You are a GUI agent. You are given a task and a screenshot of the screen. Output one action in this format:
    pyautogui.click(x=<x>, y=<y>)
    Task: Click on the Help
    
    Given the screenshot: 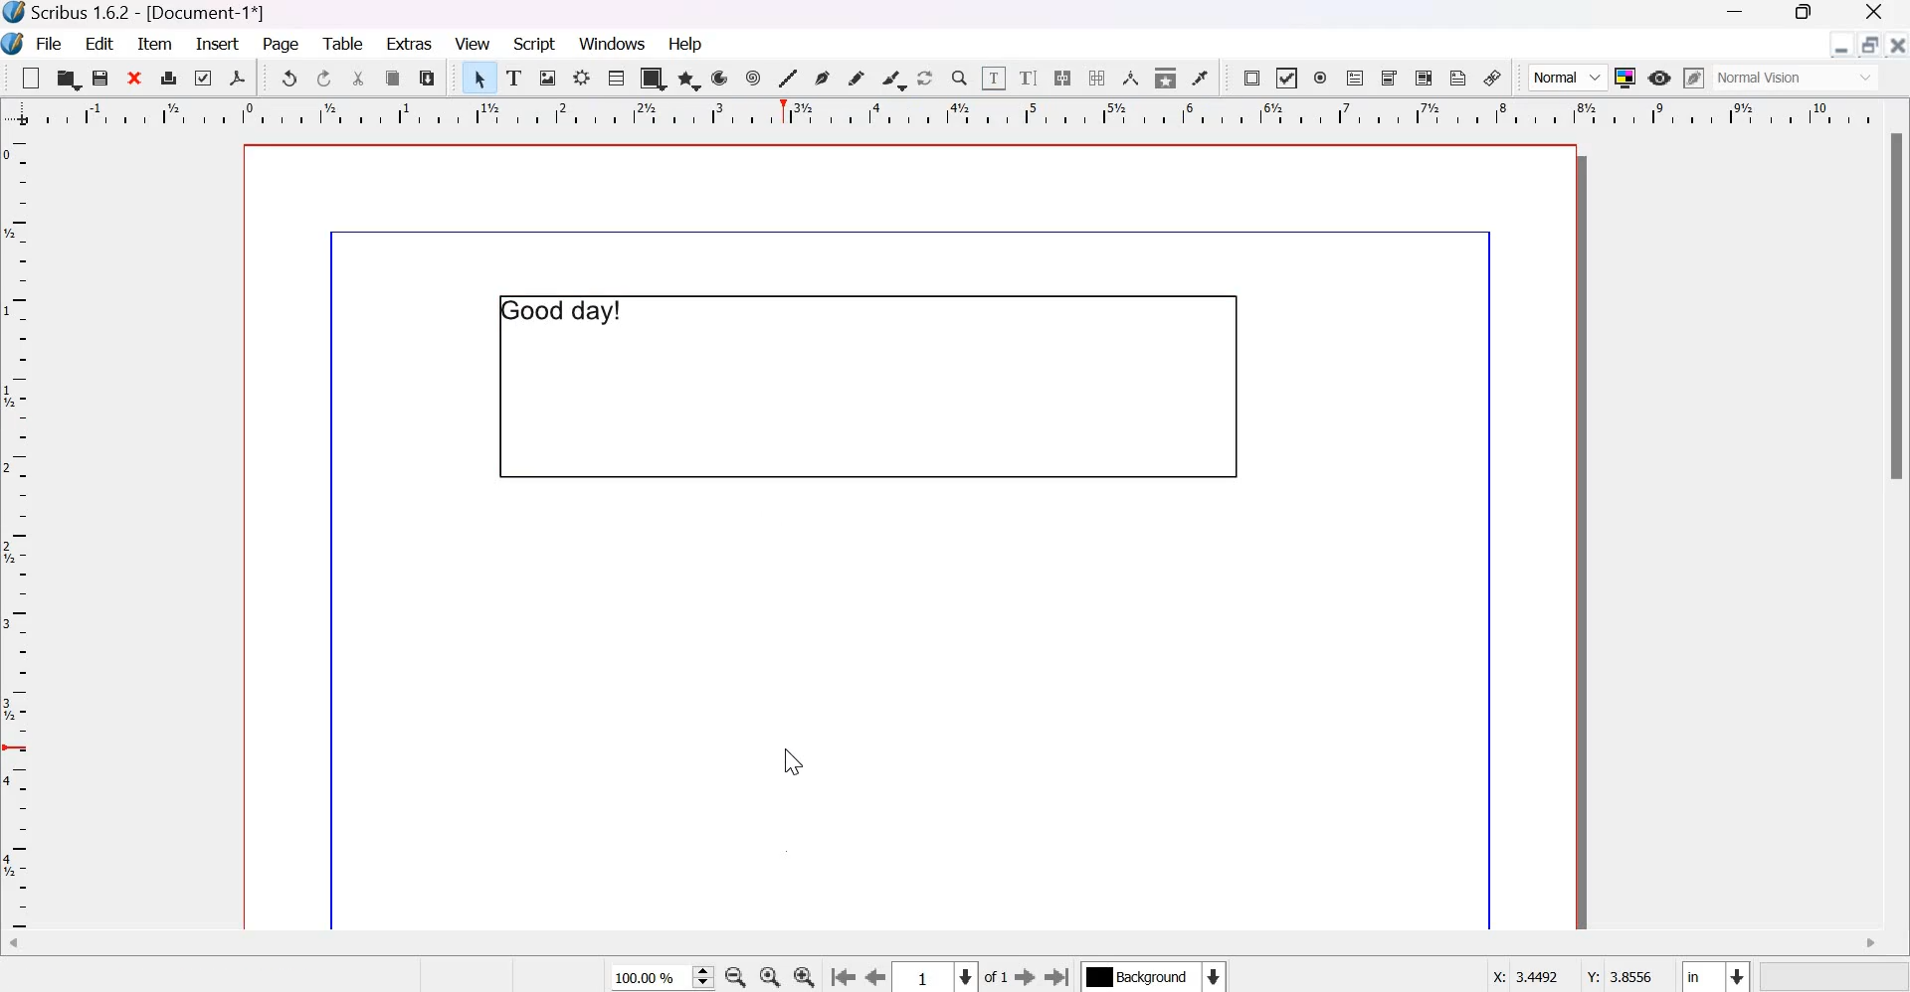 What is the action you would take?
    pyautogui.click(x=688, y=44)
    